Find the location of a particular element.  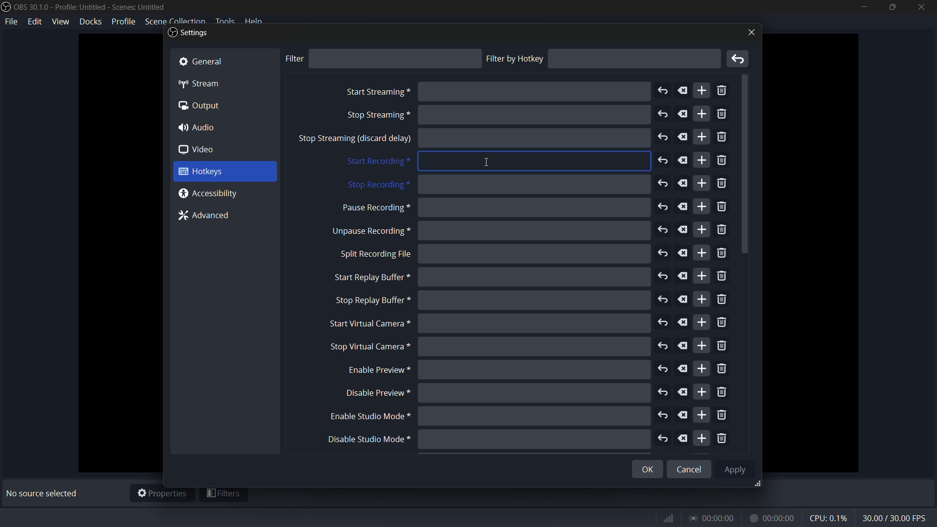

file menu is located at coordinates (12, 22).